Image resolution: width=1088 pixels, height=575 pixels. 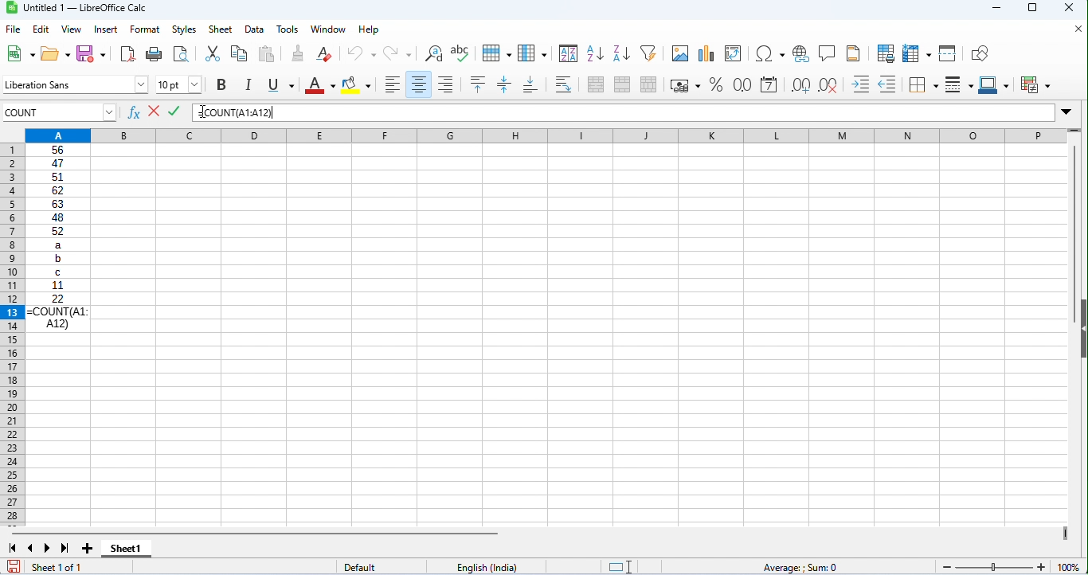 I want to click on sheet, so click(x=221, y=29).